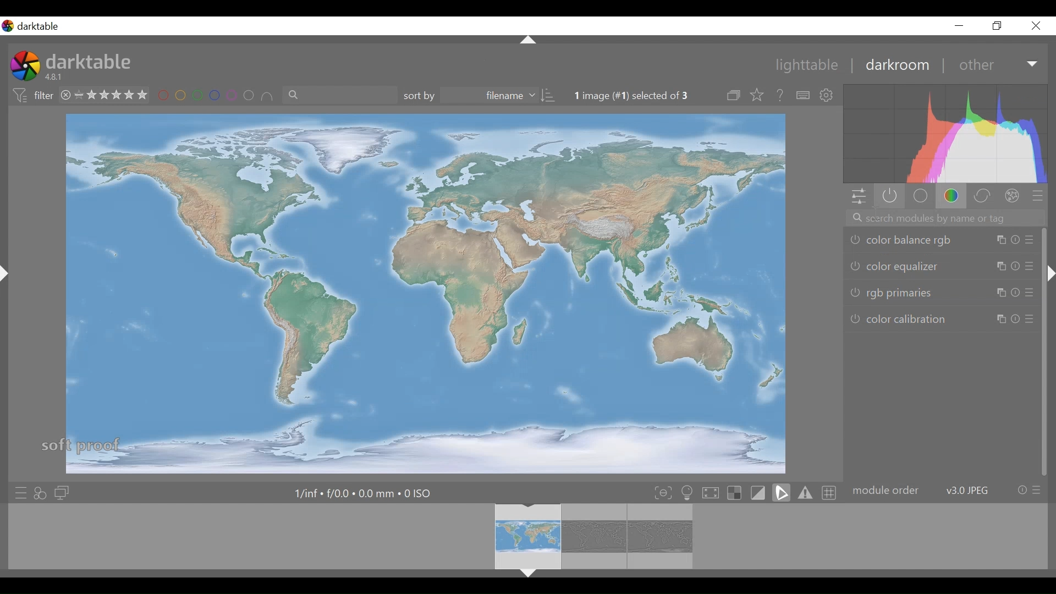 The height and width of the screenshot is (594, 1056). Describe the element at coordinates (962, 25) in the screenshot. I see `minimize` at that location.